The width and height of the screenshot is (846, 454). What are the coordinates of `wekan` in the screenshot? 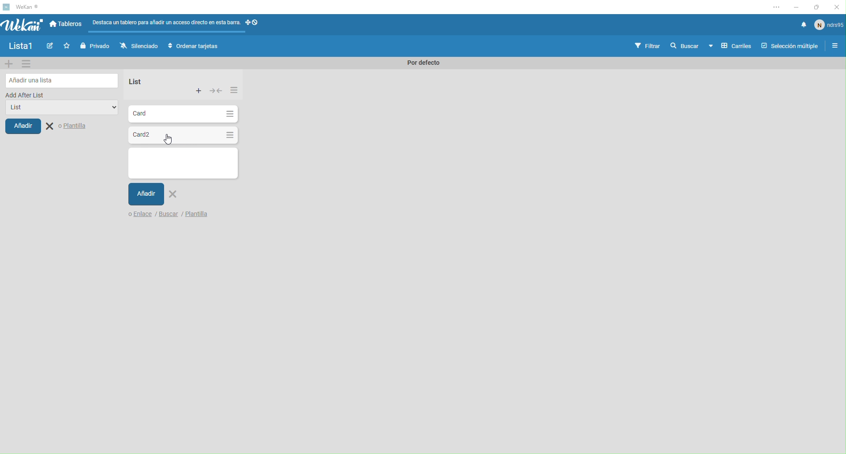 It's located at (22, 26).